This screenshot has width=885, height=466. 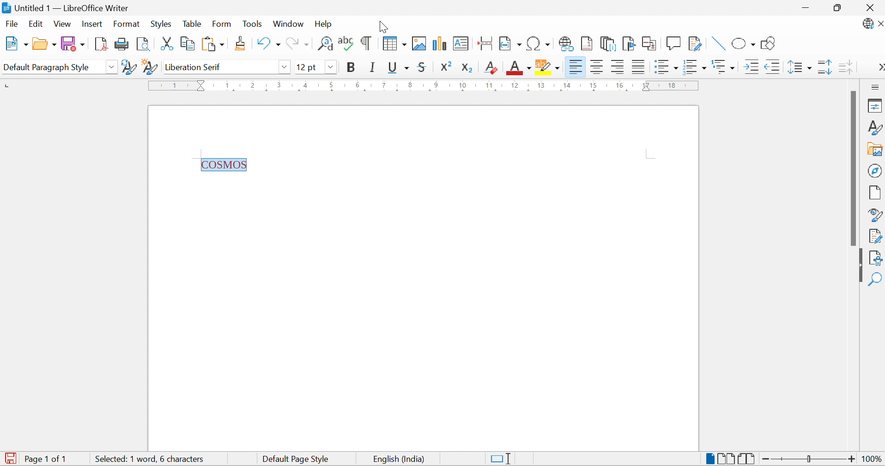 What do you see at coordinates (490, 85) in the screenshot?
I see `11` at bounding box center [490, 85].